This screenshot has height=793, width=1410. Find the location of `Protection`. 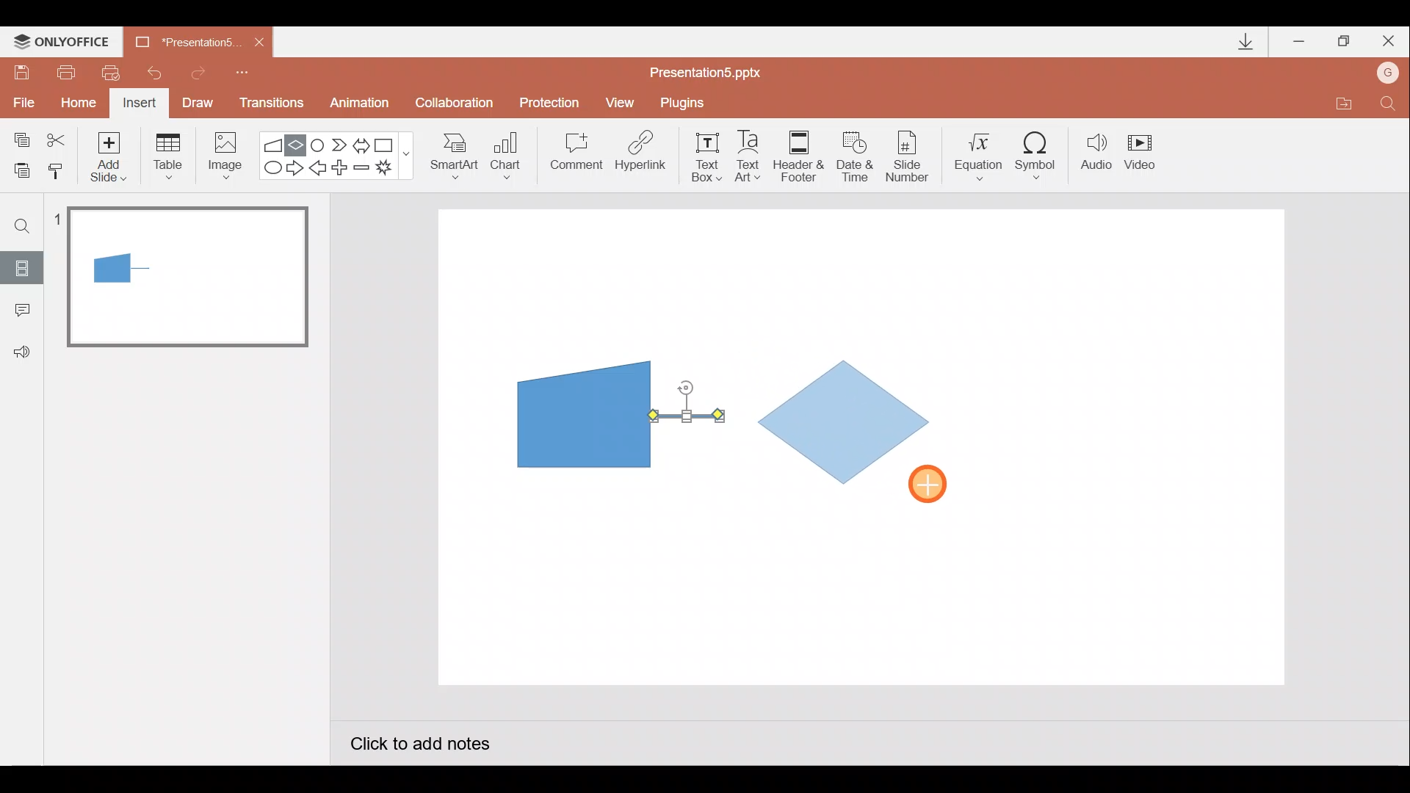

Protection is located at coordinates (554, 102).